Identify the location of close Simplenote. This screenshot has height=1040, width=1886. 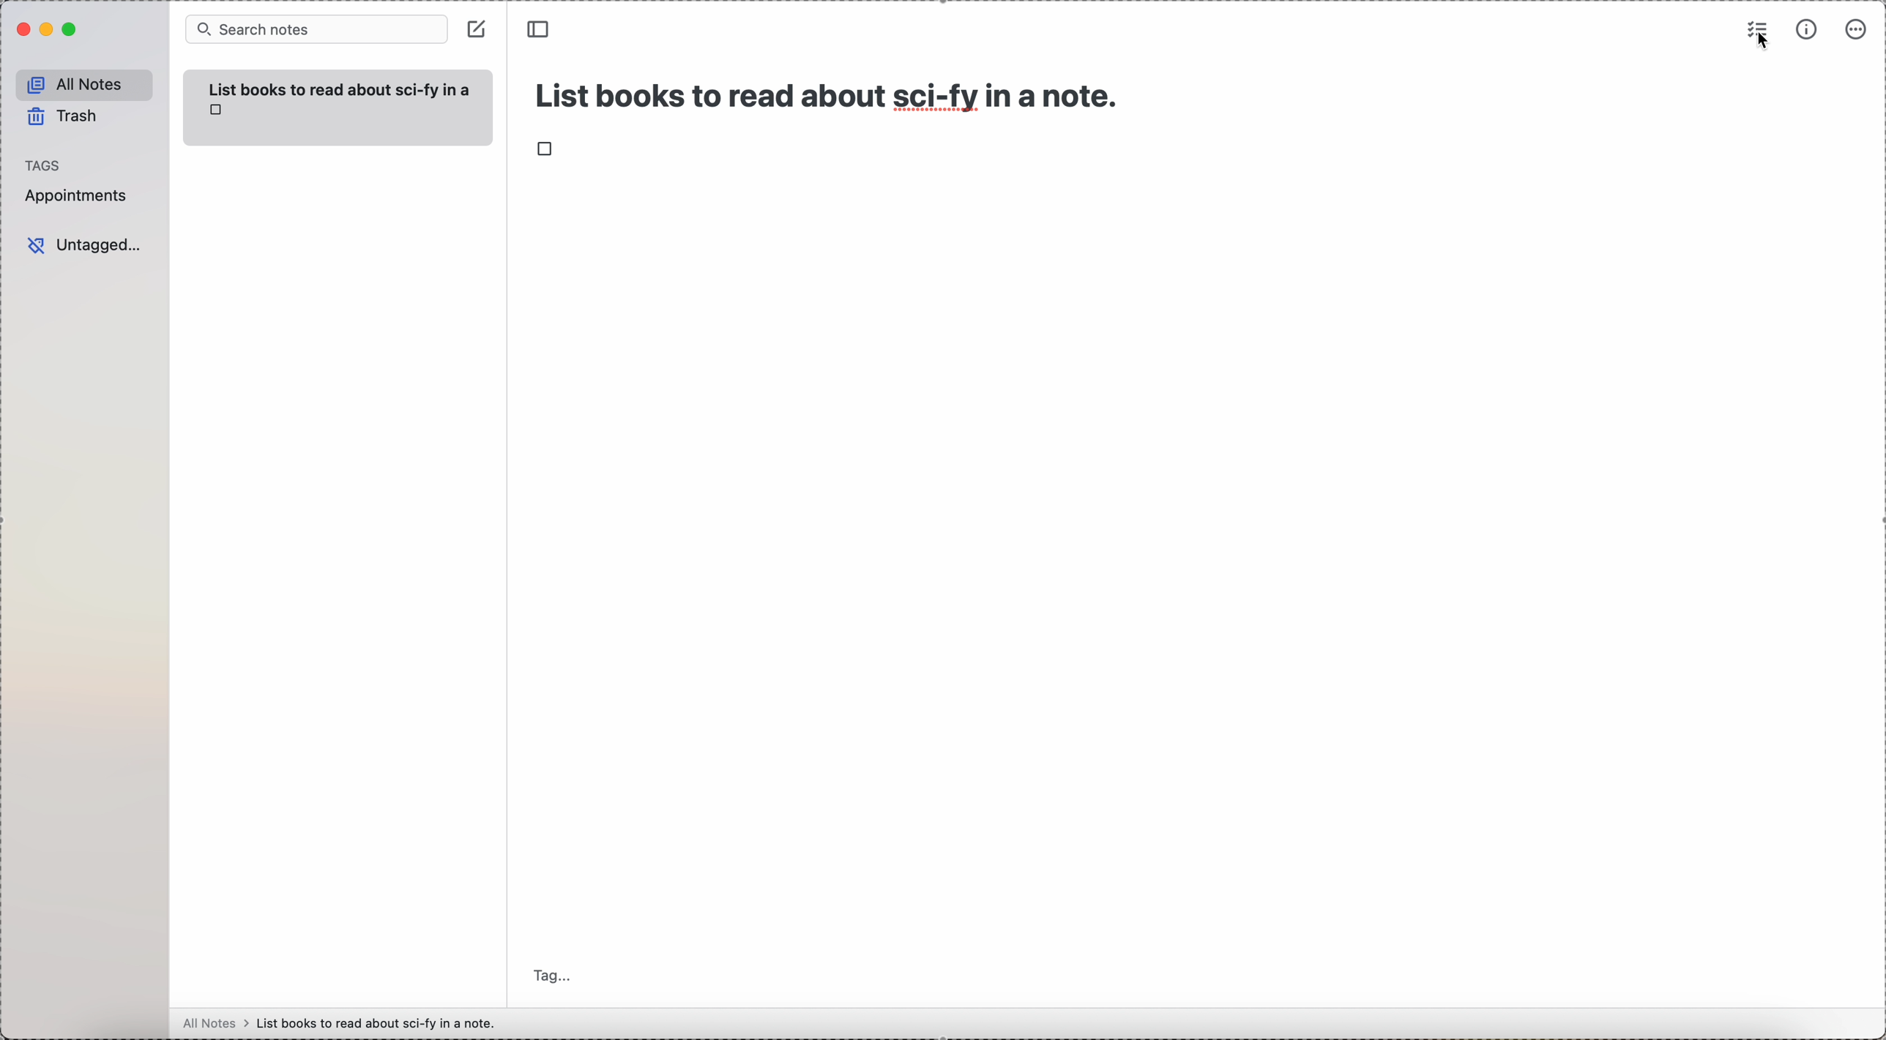
(20, 29).